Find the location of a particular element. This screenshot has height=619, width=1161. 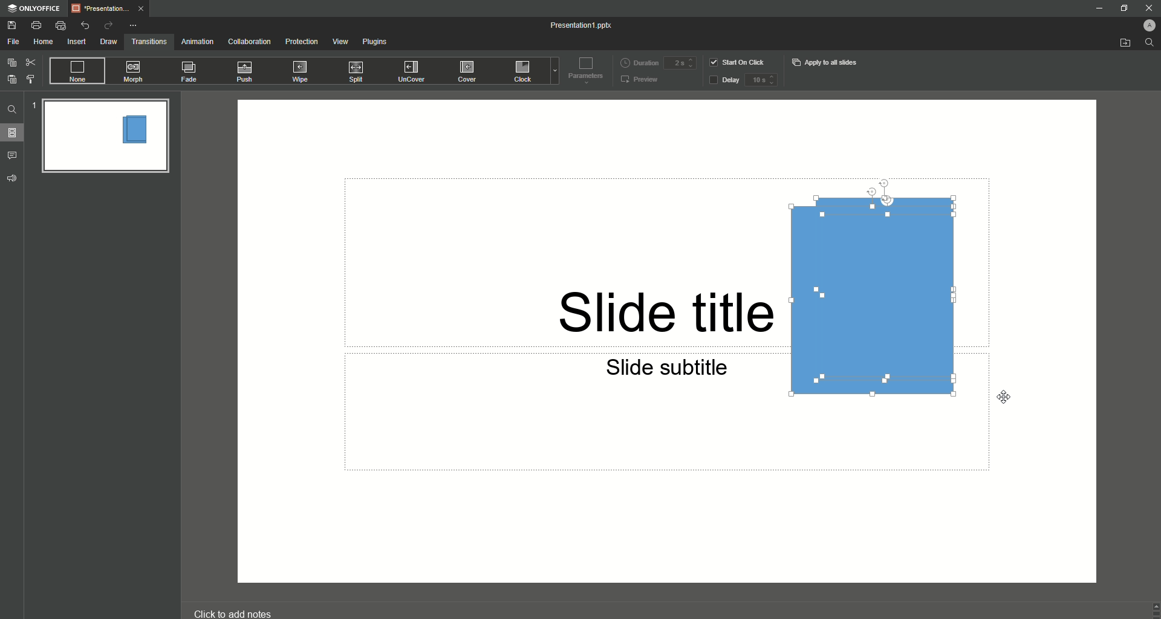

Save is located at coordinates (12, 25).